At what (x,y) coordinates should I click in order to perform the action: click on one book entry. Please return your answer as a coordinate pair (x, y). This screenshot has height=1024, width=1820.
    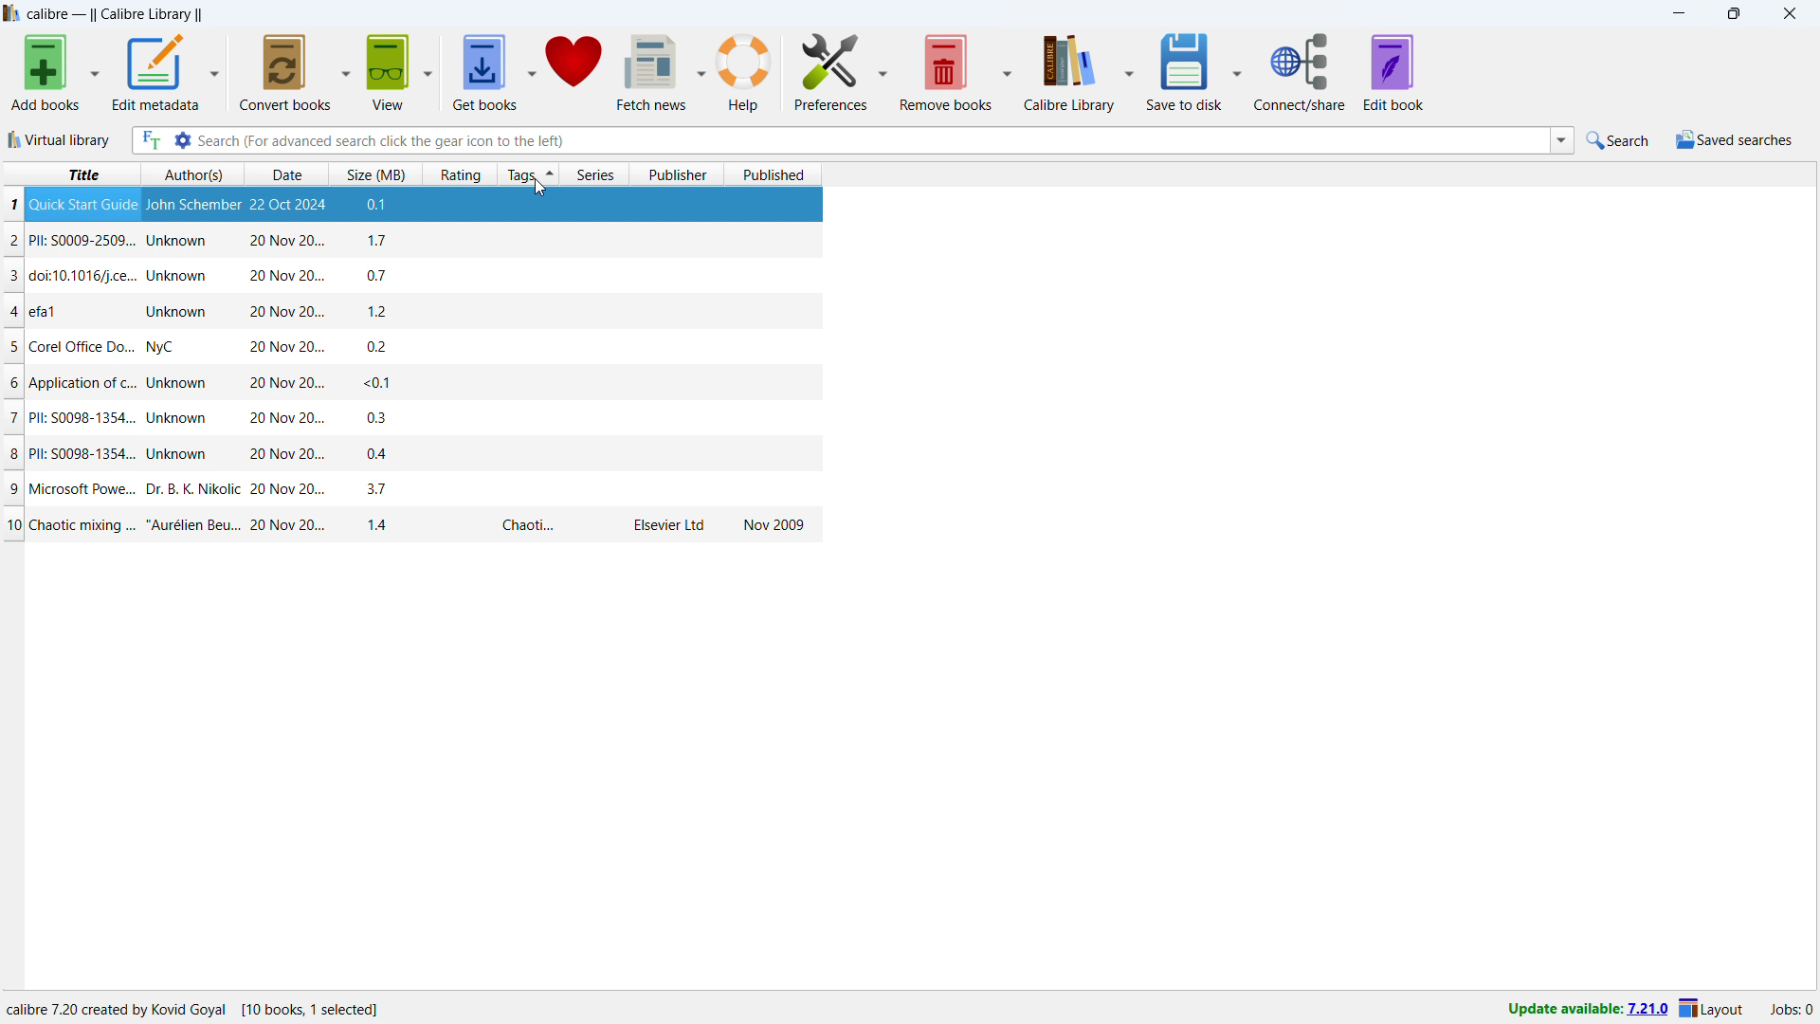
    Looking at the image, I should click on (409, 241).